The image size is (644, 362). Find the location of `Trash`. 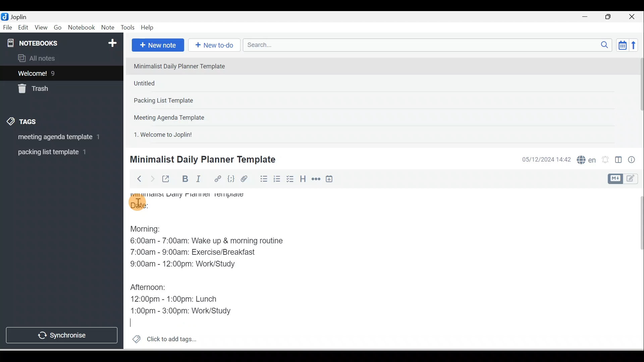

Trash is located at coordinates (49, 87).